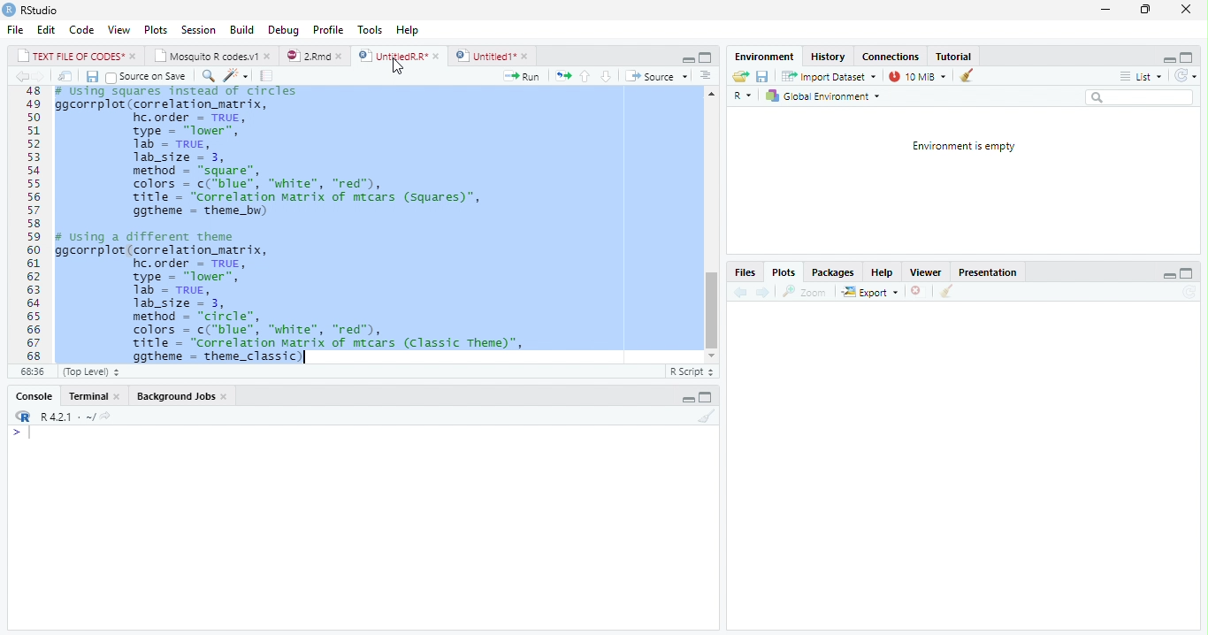  I want to click on = List, so click(1143, 77).